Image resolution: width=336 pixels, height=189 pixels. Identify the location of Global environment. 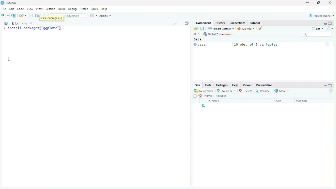
(219, 34).